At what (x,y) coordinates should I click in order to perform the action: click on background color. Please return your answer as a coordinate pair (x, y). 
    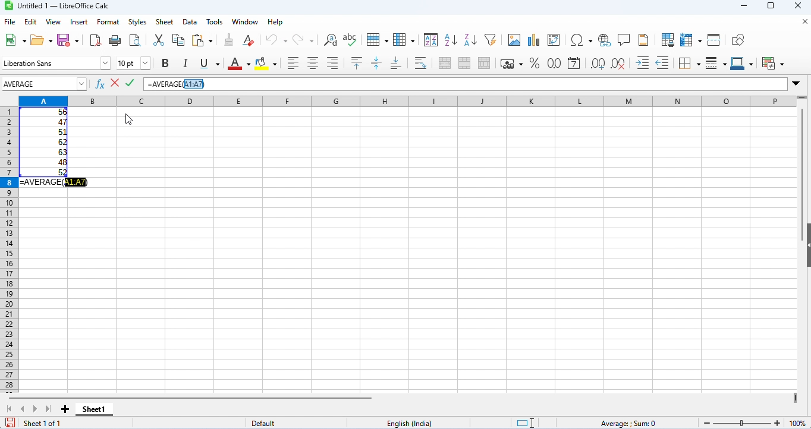
    Looking at the image, I should click on (266, 62).